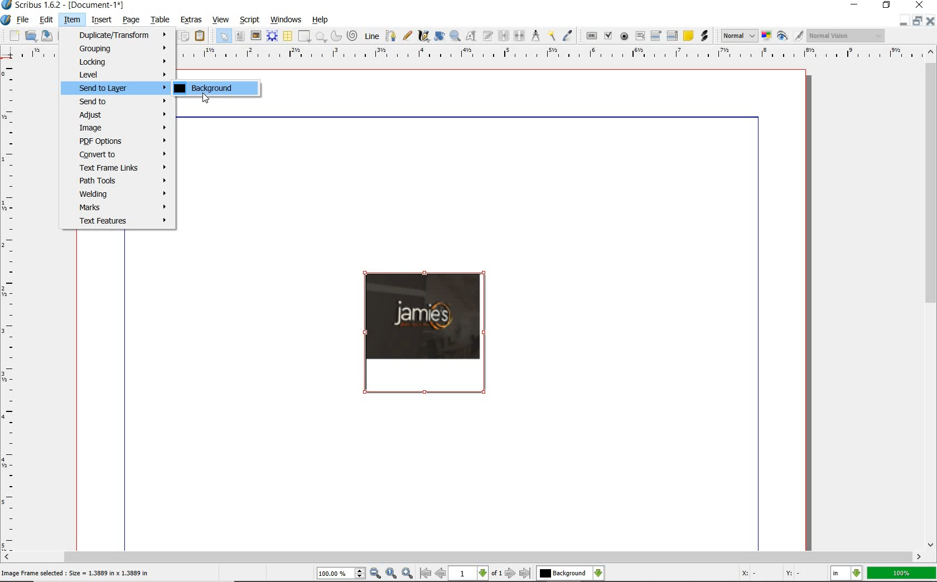  What do you see at coordinates (11, 306) in the screenshot?
I see `Vertical Margin` at bounding box center [11, 306].